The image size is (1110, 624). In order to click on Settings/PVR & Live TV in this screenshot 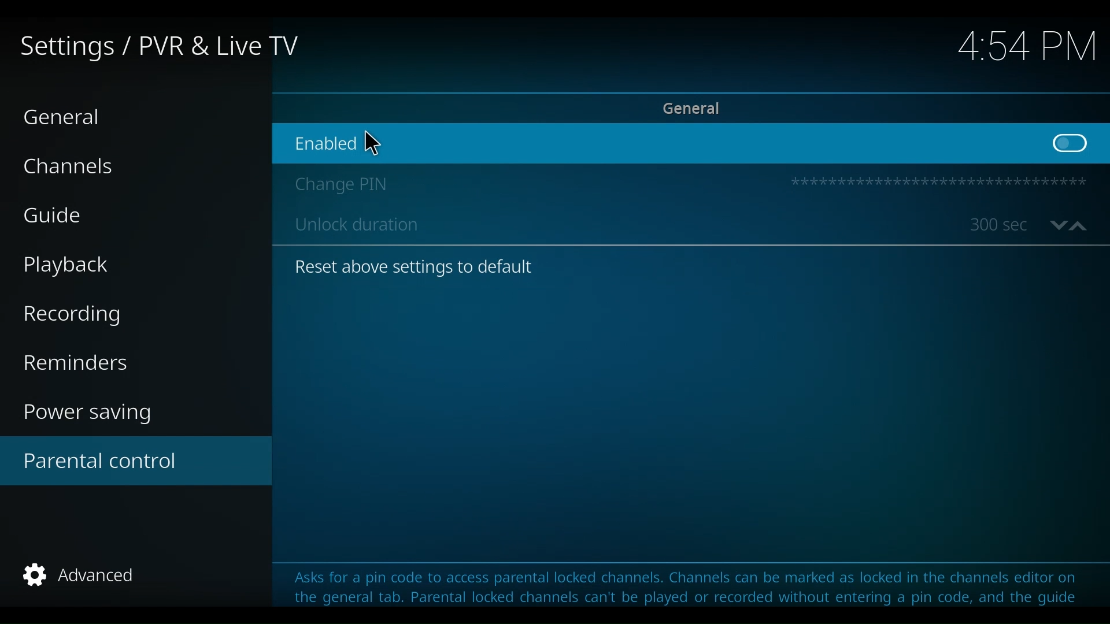, I will do `click(158, 47)`.